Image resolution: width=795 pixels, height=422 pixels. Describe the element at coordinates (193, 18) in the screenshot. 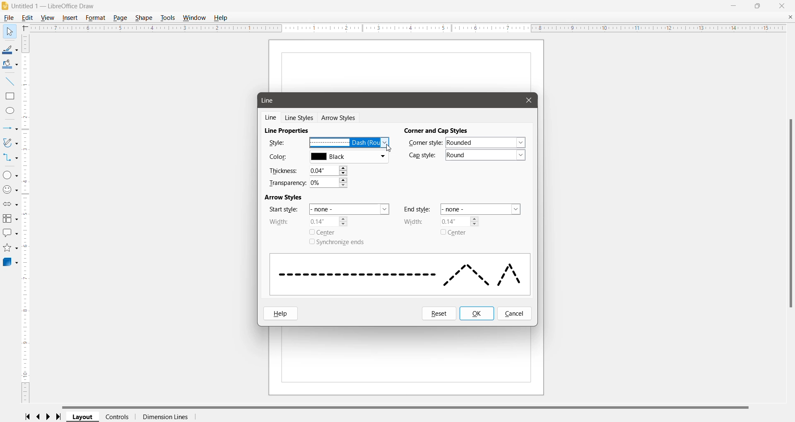

I see `Window` at that location.